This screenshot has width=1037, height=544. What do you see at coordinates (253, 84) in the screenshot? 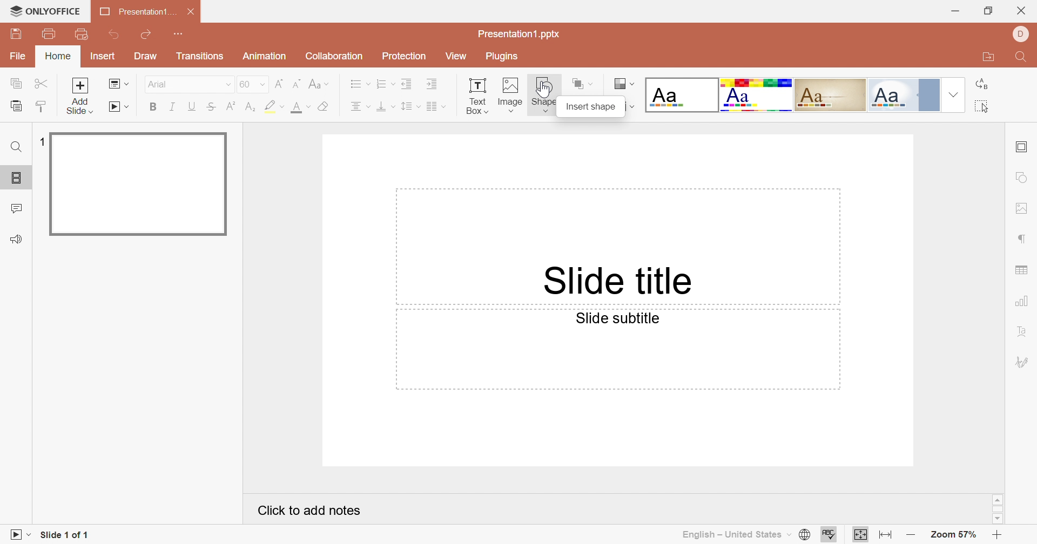
I see `Font size` at bounding box center [253, 84].